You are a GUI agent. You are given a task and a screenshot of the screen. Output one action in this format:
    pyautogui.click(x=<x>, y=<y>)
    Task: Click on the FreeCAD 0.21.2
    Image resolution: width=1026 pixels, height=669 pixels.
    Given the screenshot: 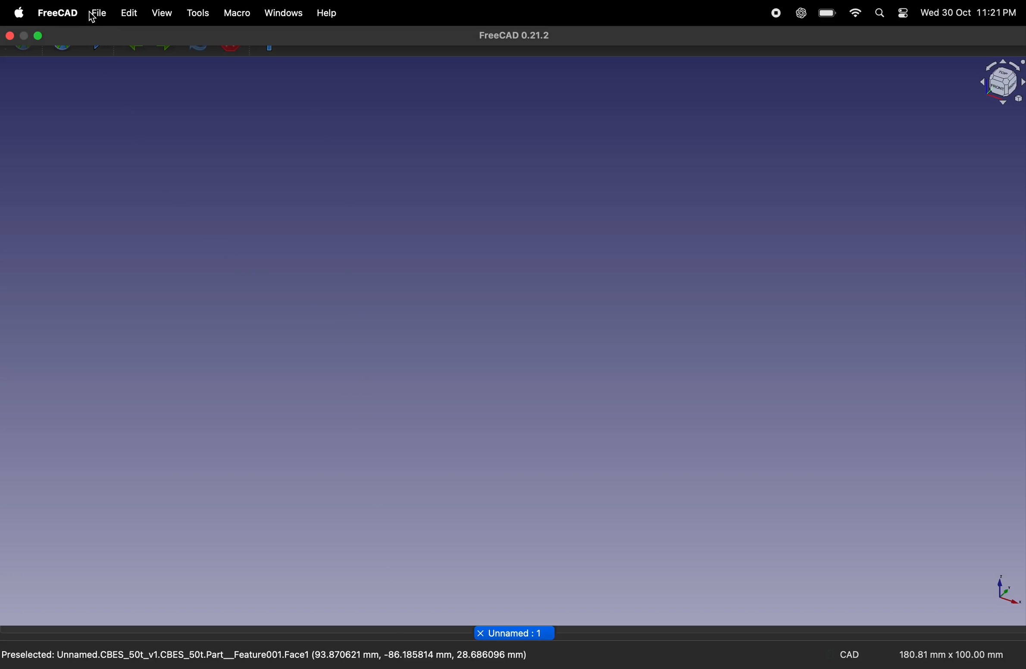 What is the action you would take?
    pyautogui.click(x=513, y=36)
    